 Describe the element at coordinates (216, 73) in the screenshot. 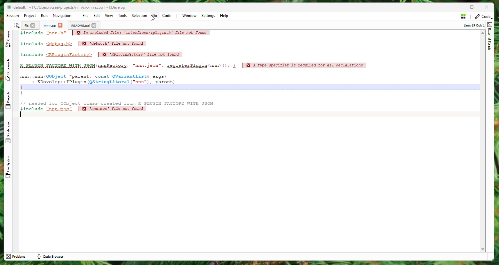

I see `Code` at that location.